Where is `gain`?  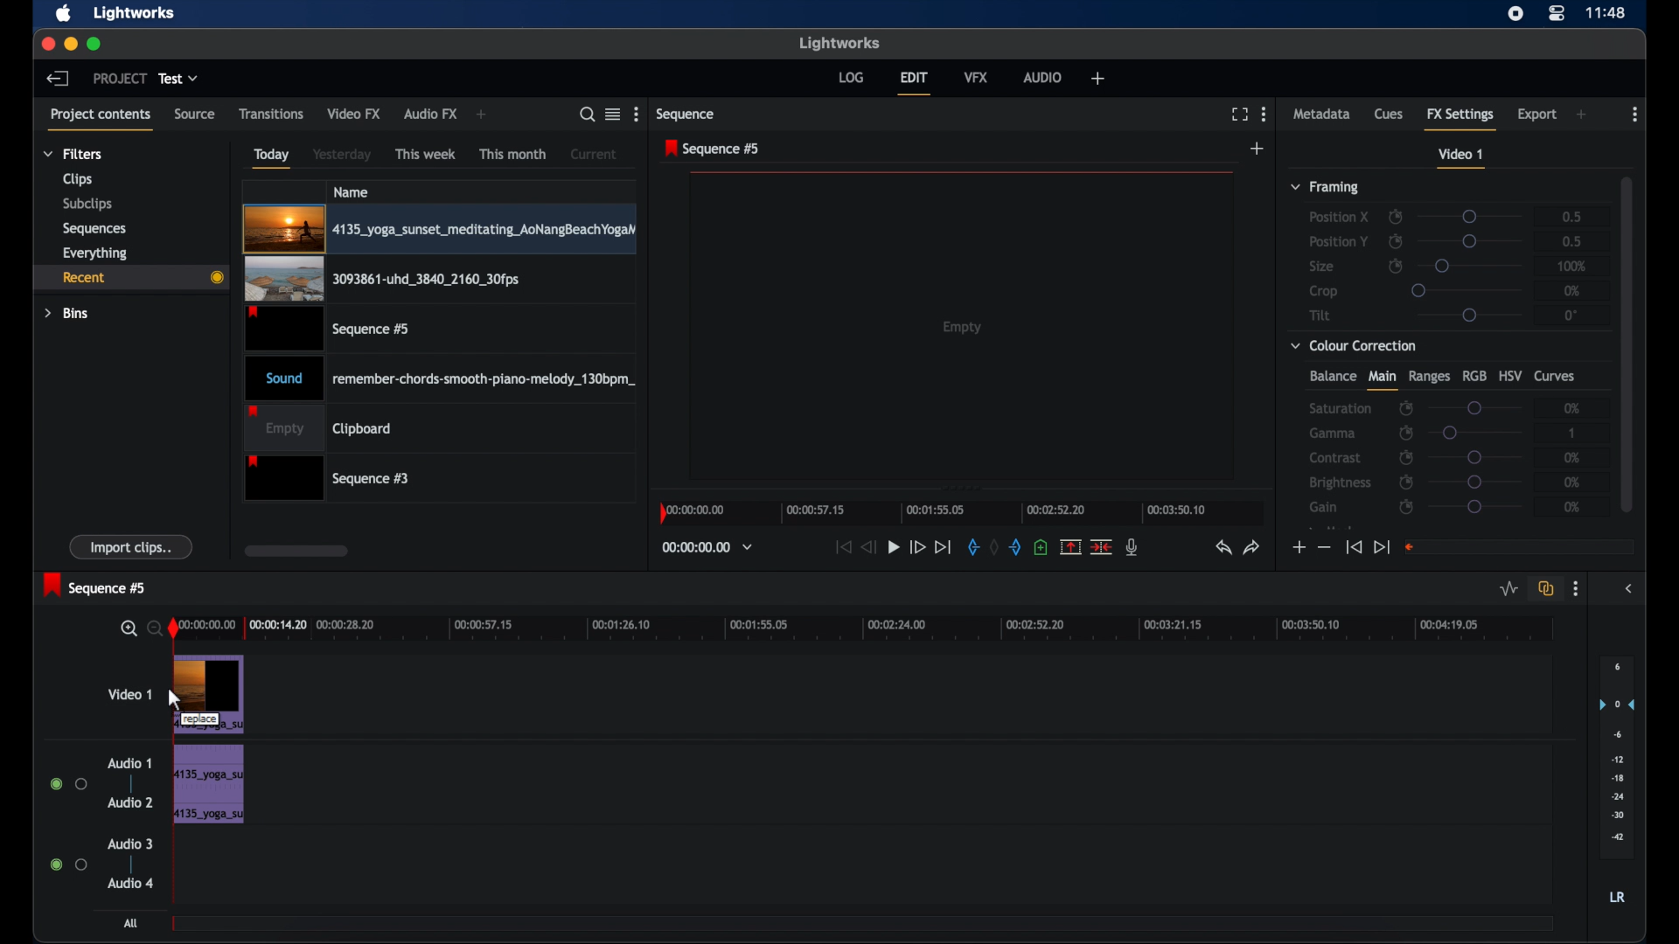 gain is located at coordinates (1323, 507).